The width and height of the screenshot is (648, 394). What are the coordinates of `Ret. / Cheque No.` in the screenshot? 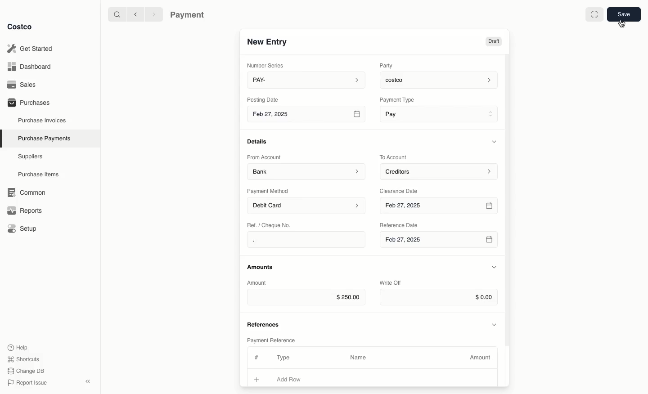 It's located at (270, 224).